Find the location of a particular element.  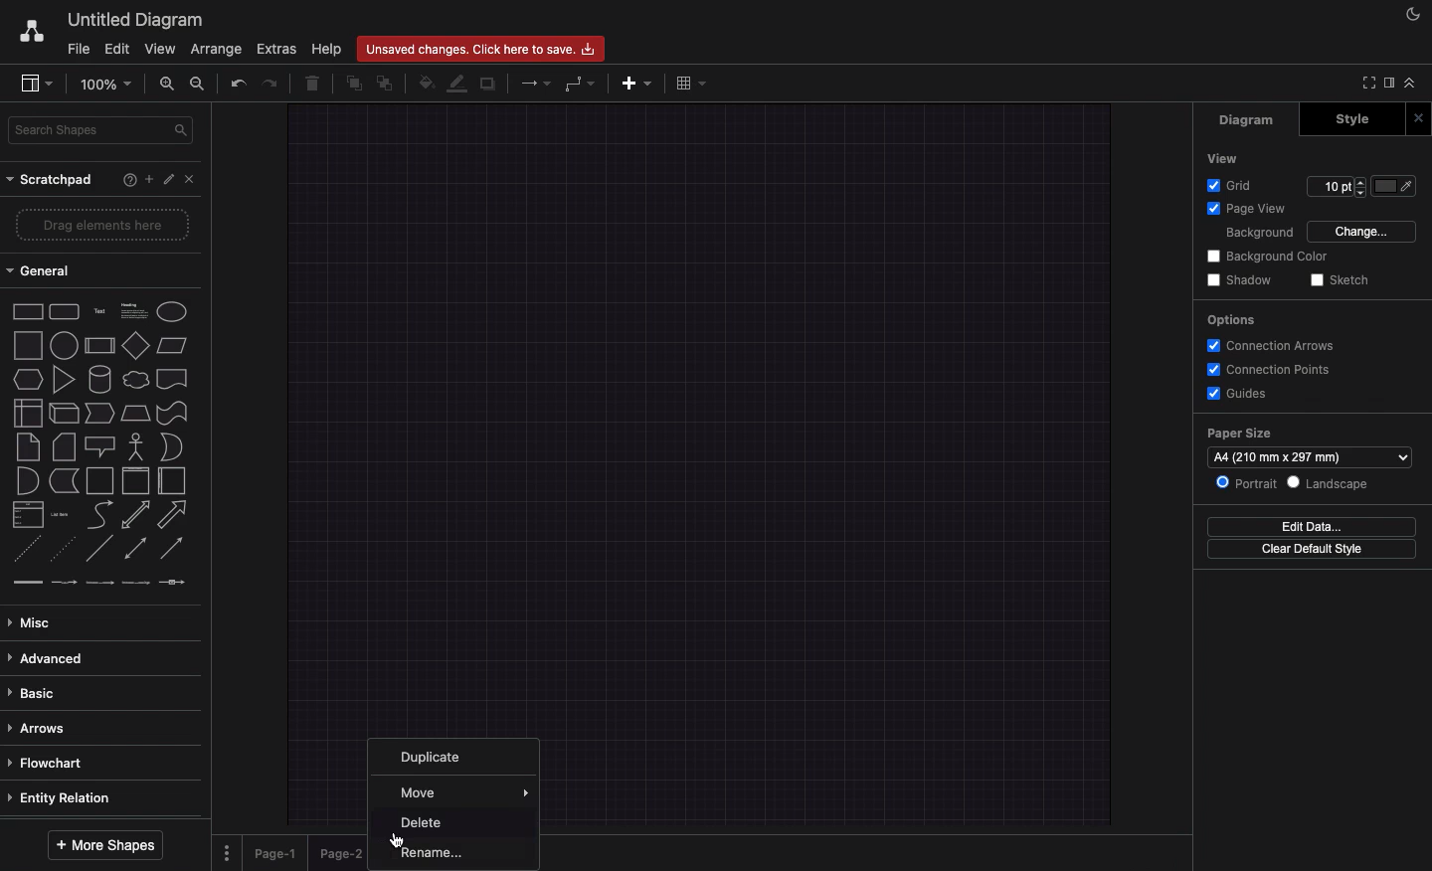

Edit data is located at coordinates (1311, 528).